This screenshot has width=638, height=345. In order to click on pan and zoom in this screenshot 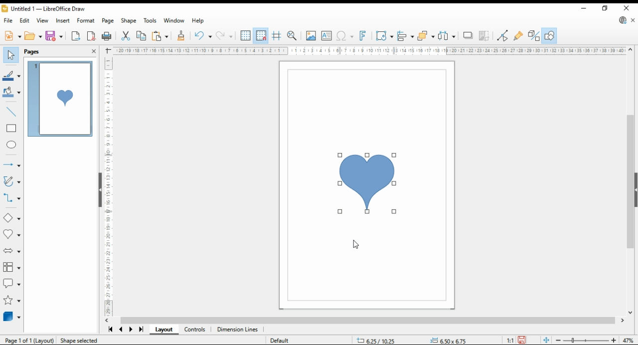, I will do `click(293, 36)`.